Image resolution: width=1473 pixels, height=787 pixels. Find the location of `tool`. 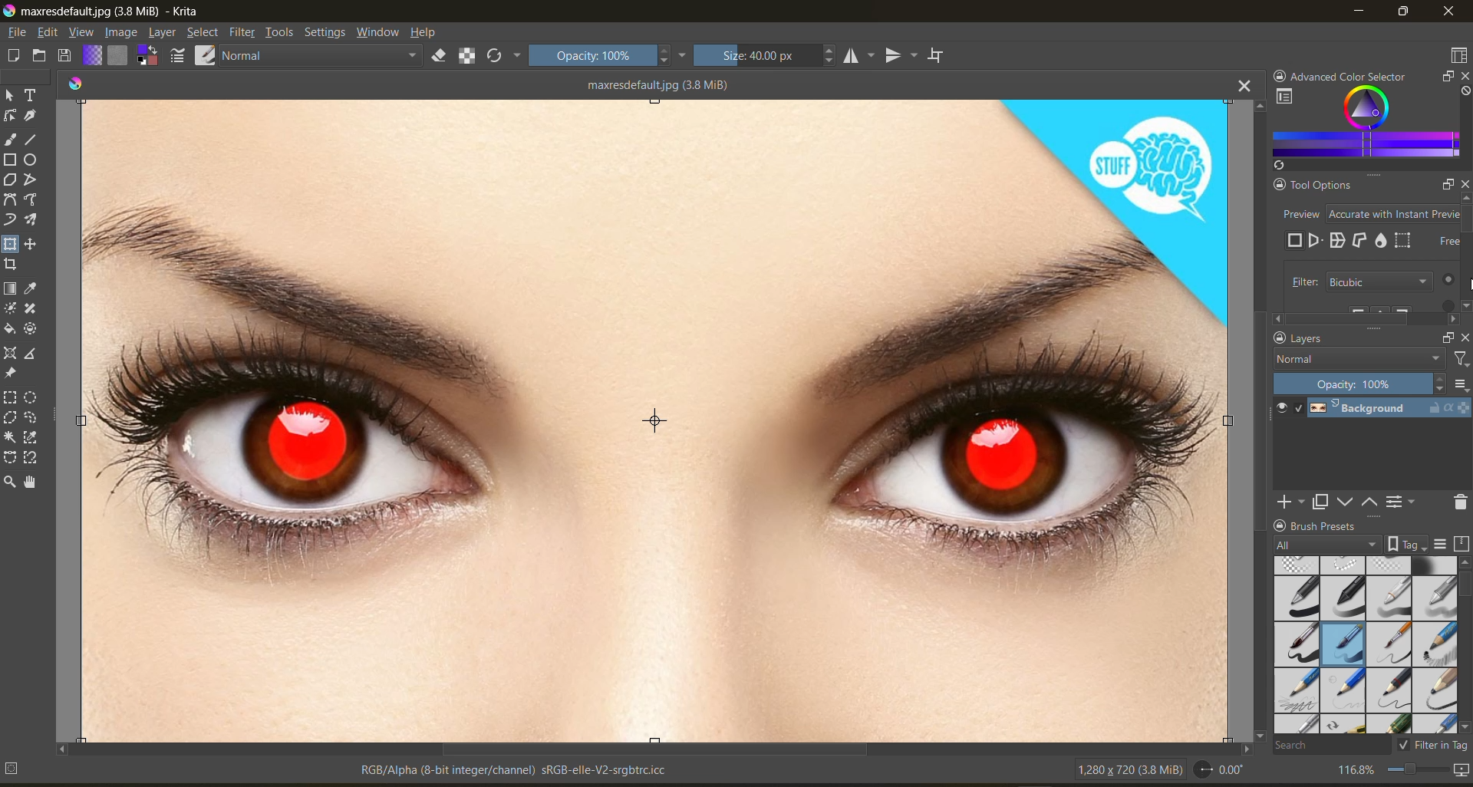

tool is located at coordinates (9, 374).